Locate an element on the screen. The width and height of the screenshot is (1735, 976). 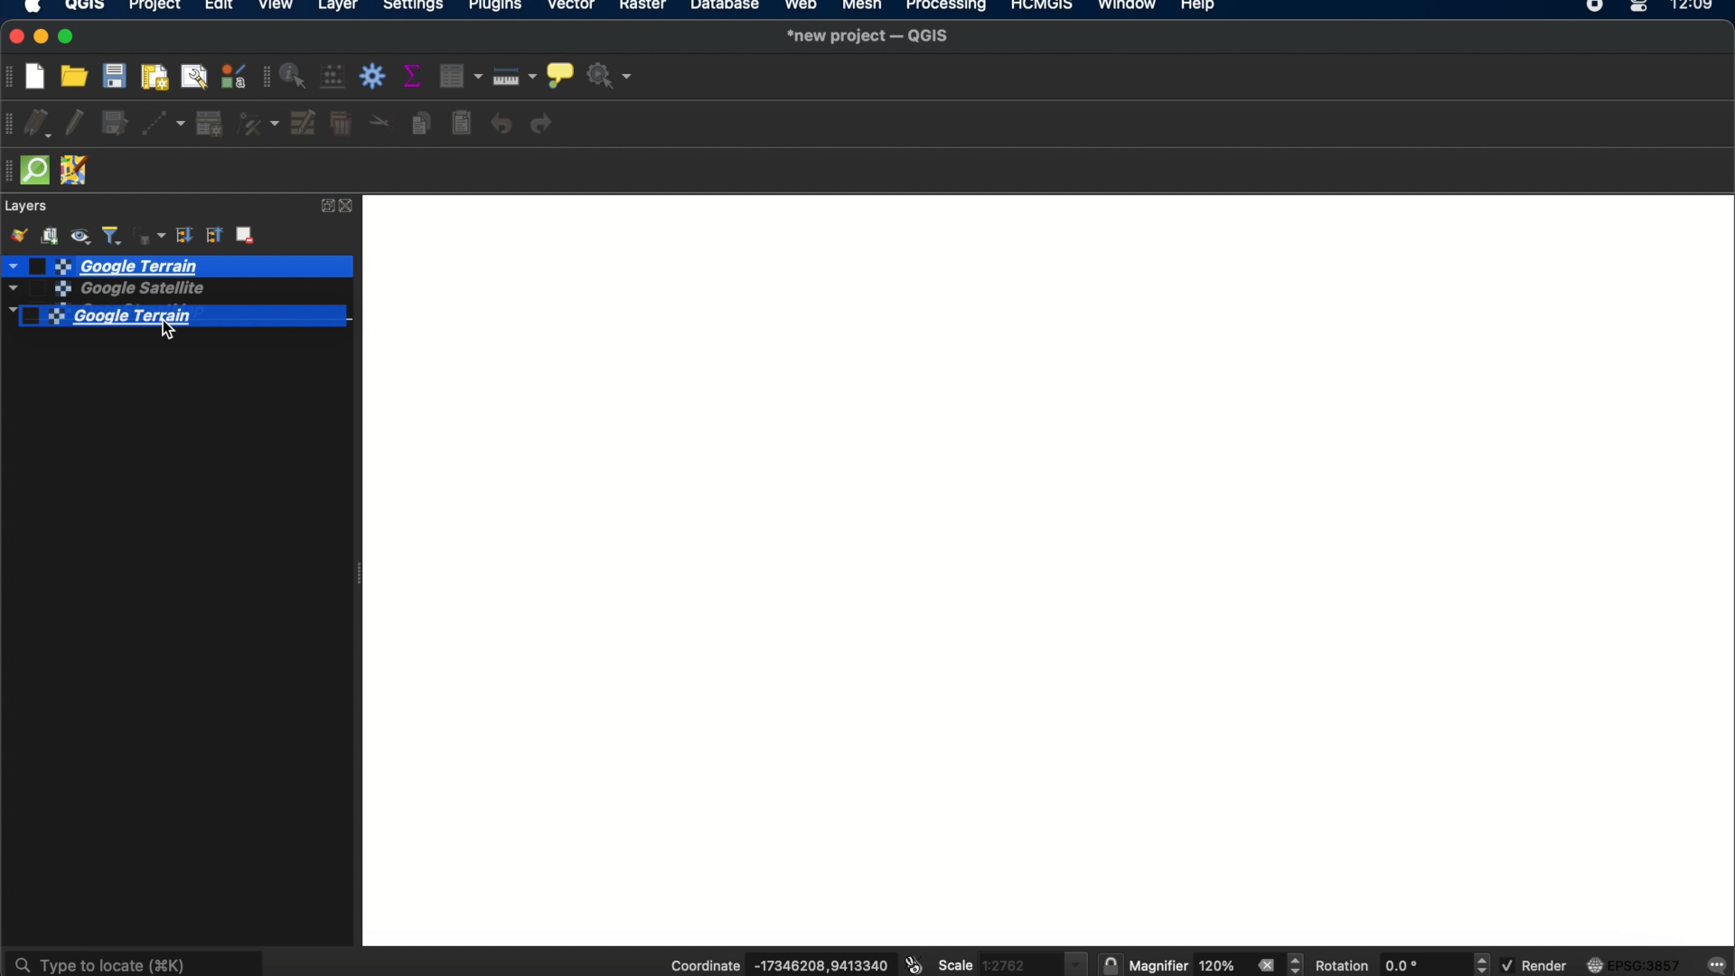
save project t is located at coordinates (116, 76).